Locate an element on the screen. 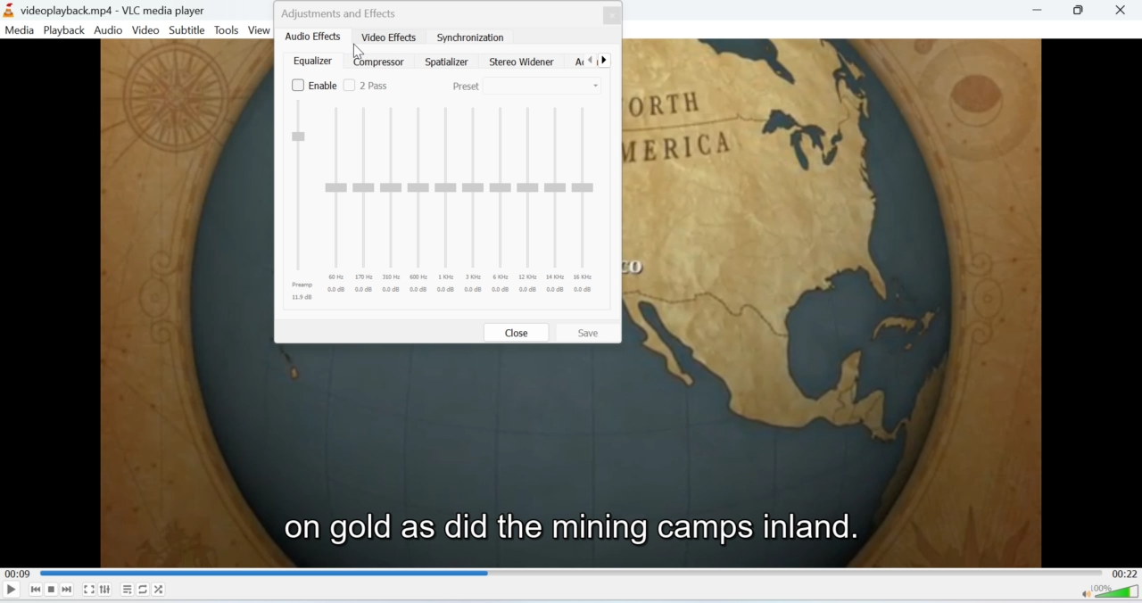  videoplayback.mp4  - vlc media player is located at coordinates (106, 9).